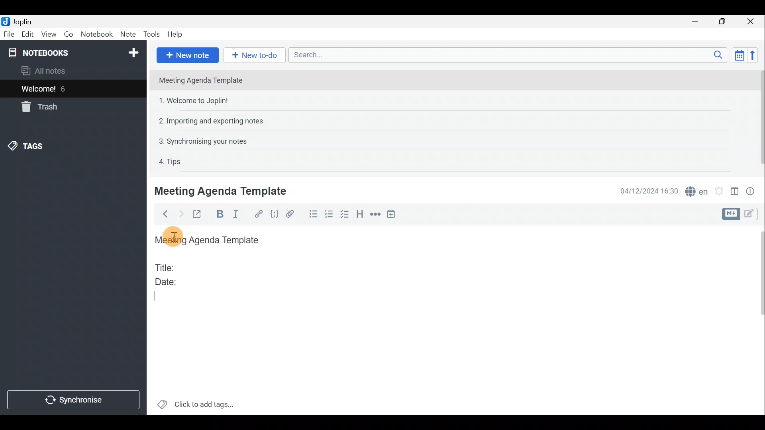 The width and height of the screenshot is (765, 430). What do you see at coordinates (22, 21) in the screenshot?
I see `Joplin` at bounding box center [22, 21].